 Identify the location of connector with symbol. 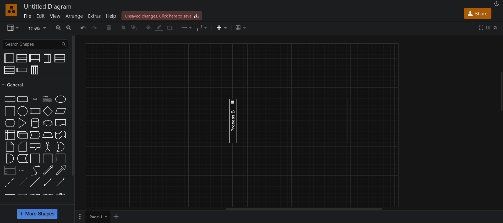
(61, 194).